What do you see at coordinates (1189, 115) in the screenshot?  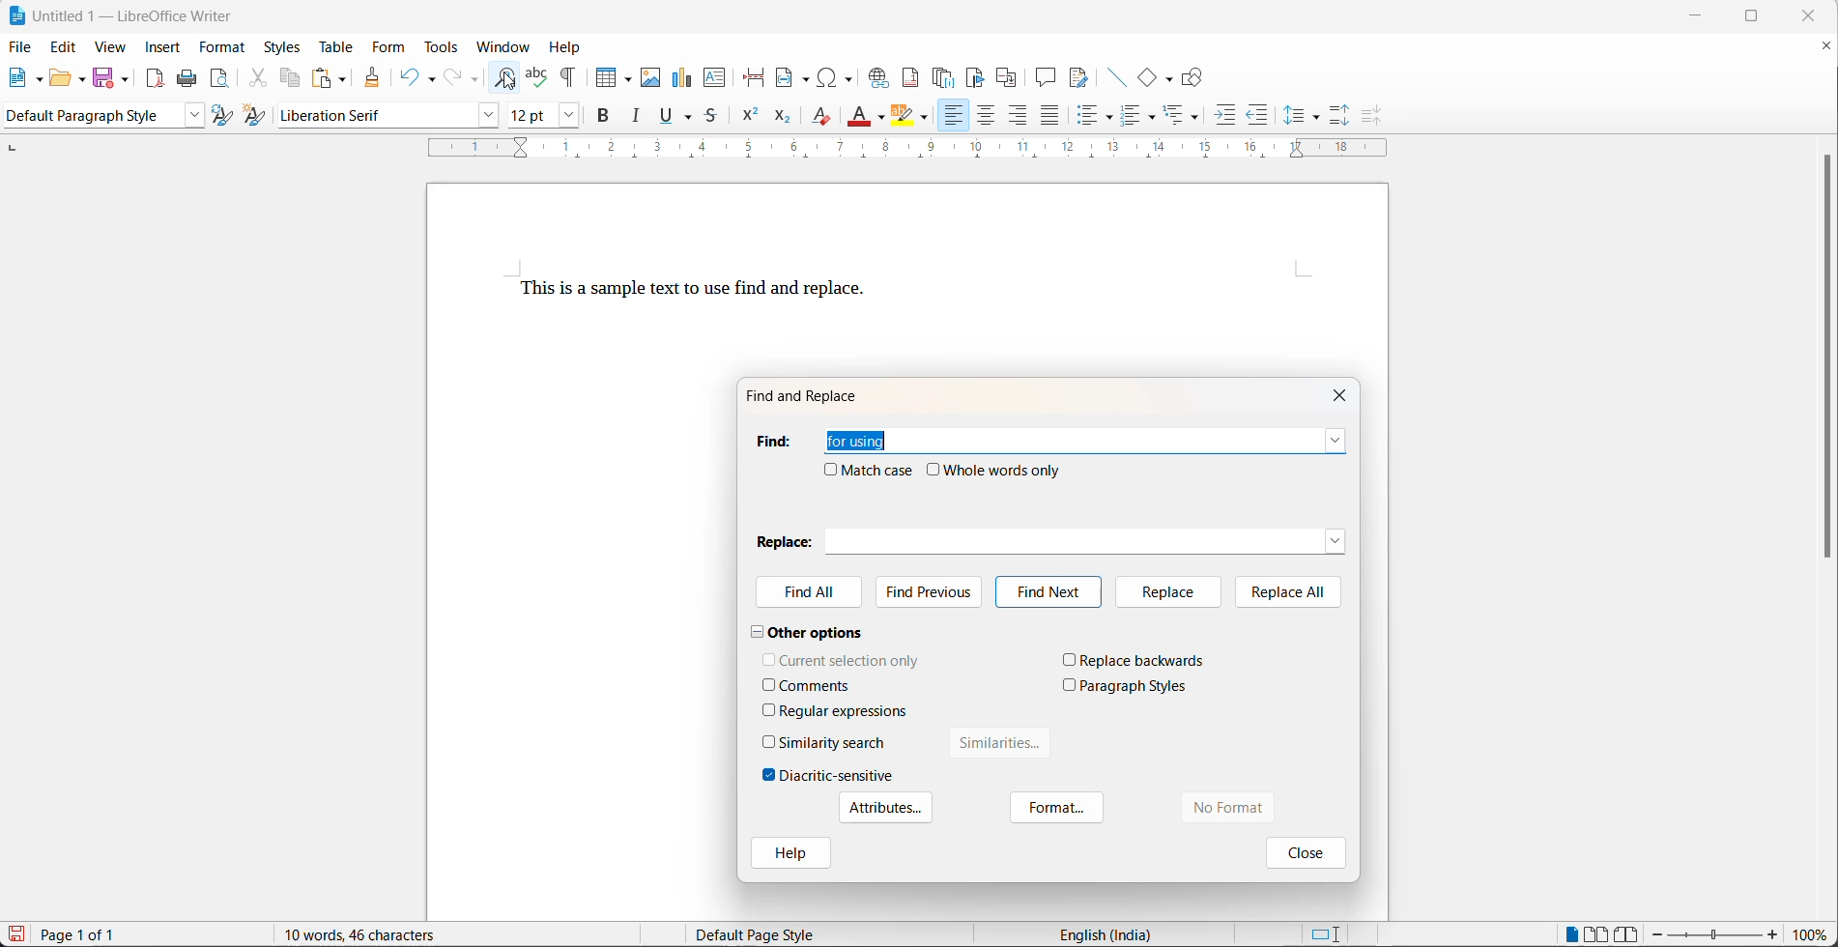 I see `select outline formatting` at bounding box center [1189, 115].